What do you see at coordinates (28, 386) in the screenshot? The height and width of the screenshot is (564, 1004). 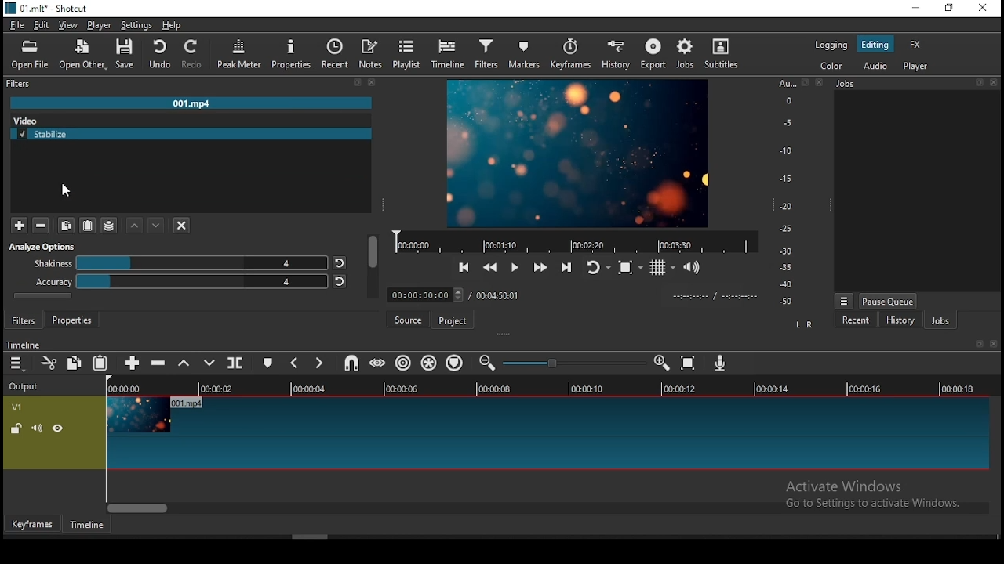 I see `Output` at bounding box center [28, 386].